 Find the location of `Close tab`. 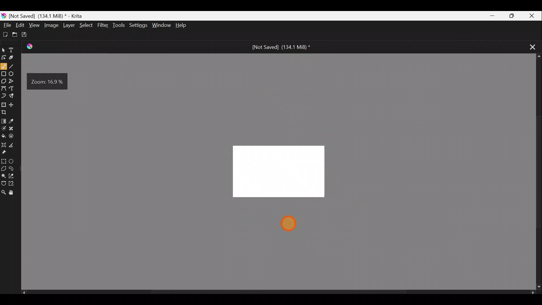

Close tab is located at coordinates (530, 46).